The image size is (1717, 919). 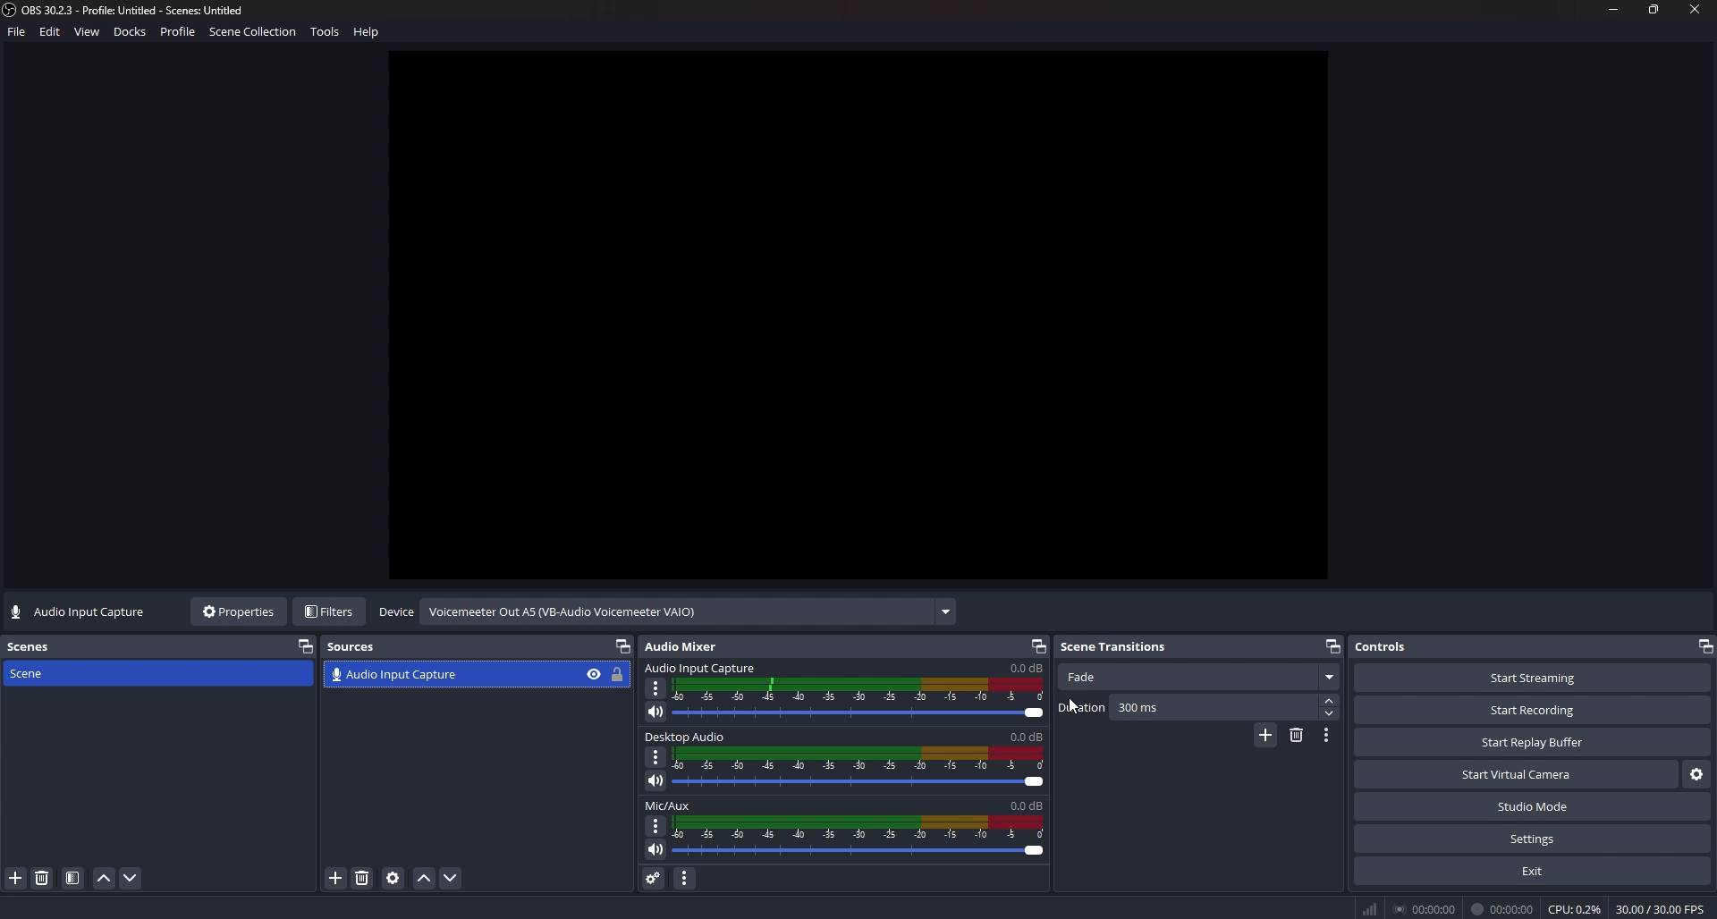 I want to click on file name, so click(x=126, y=10).